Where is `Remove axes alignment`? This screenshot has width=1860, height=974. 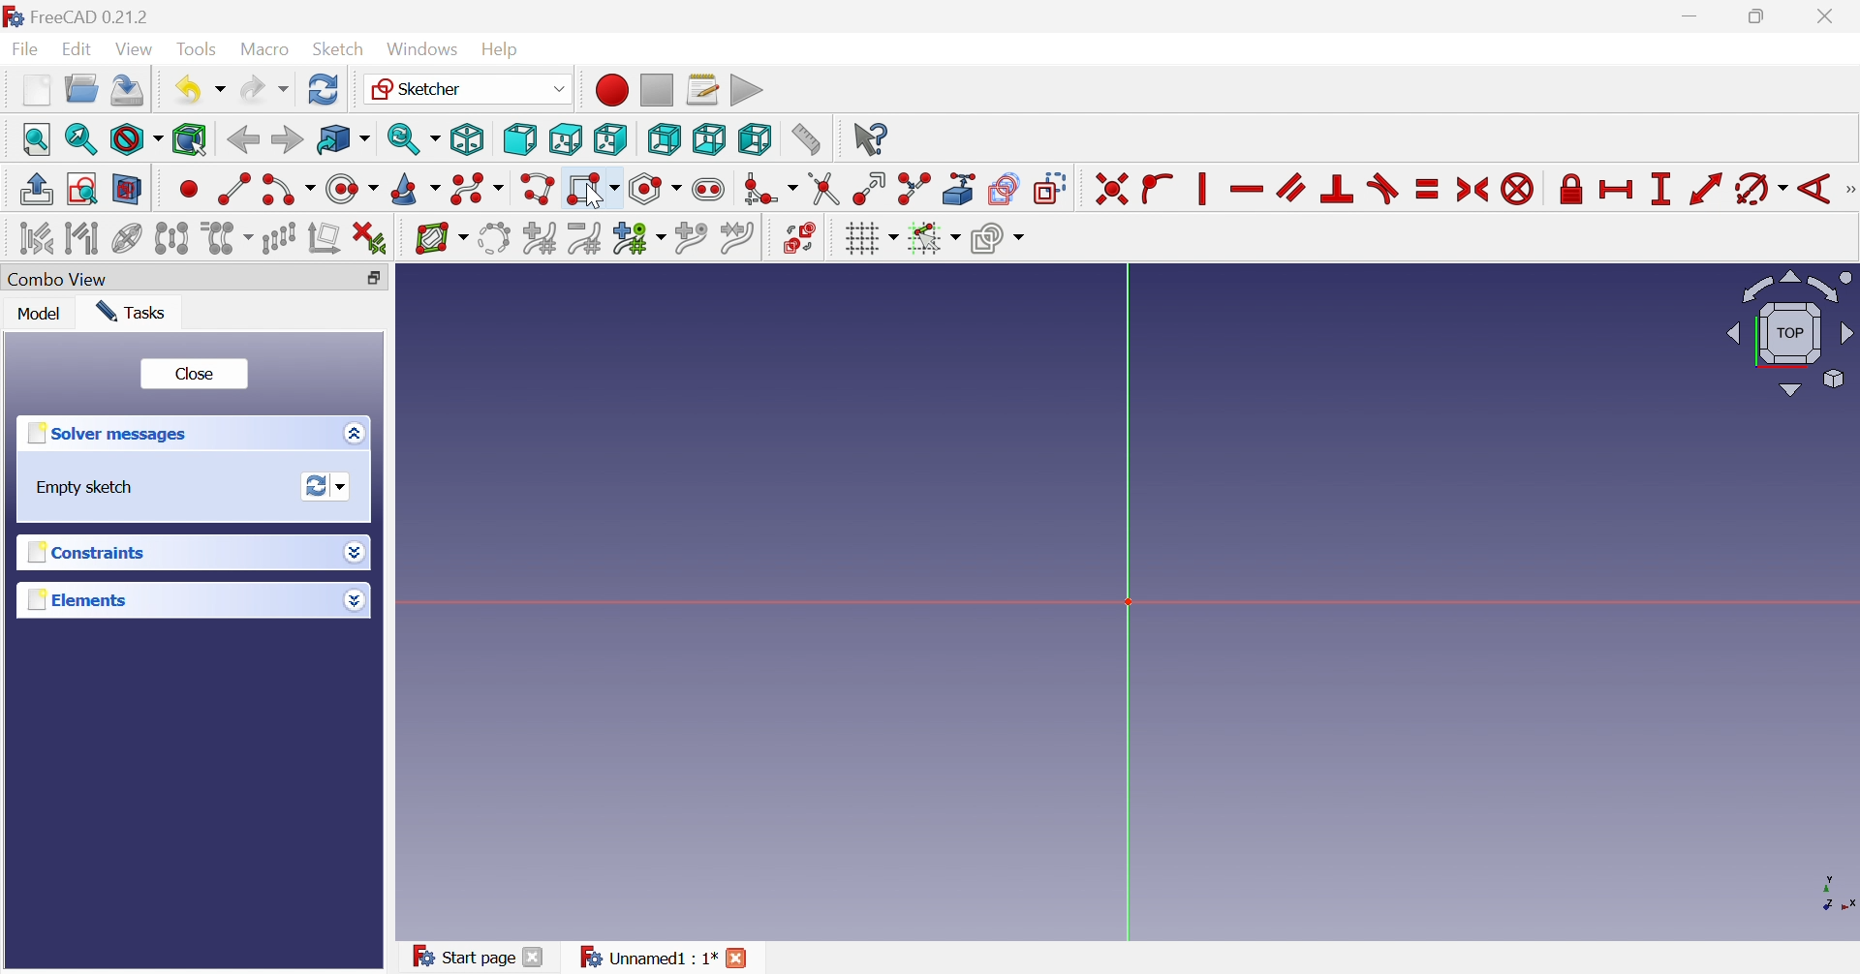 Remove axes alignment is located at coordinates (325, 240).